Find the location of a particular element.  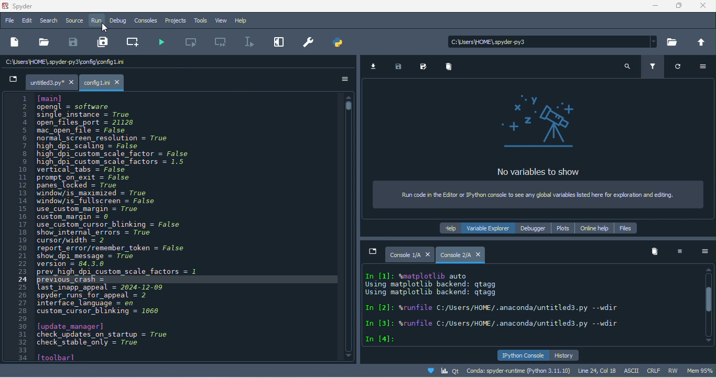

current new cel is located at coordinates (133, 41).